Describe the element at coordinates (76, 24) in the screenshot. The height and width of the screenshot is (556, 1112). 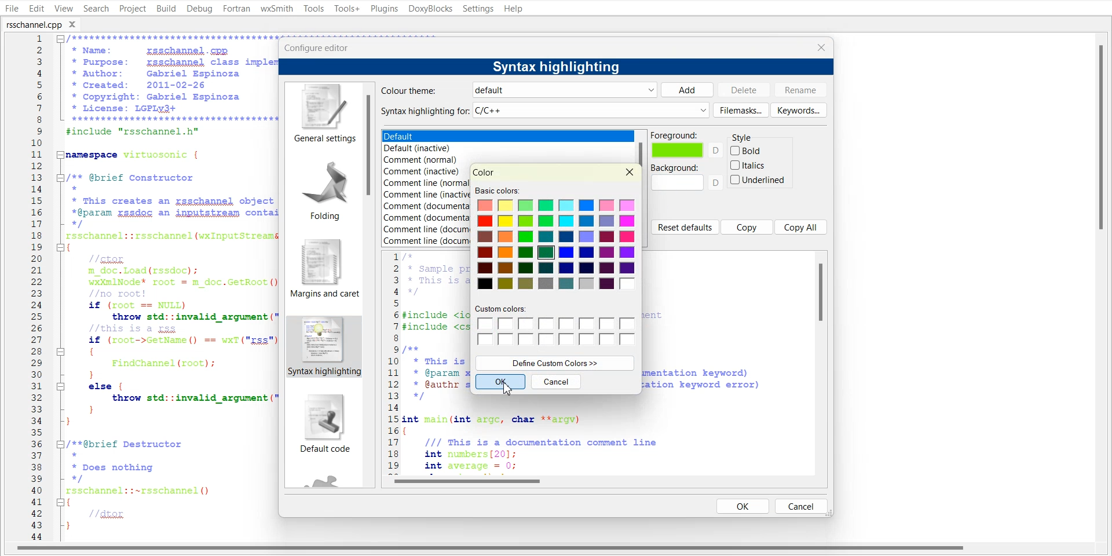
I see `Close` at that location.